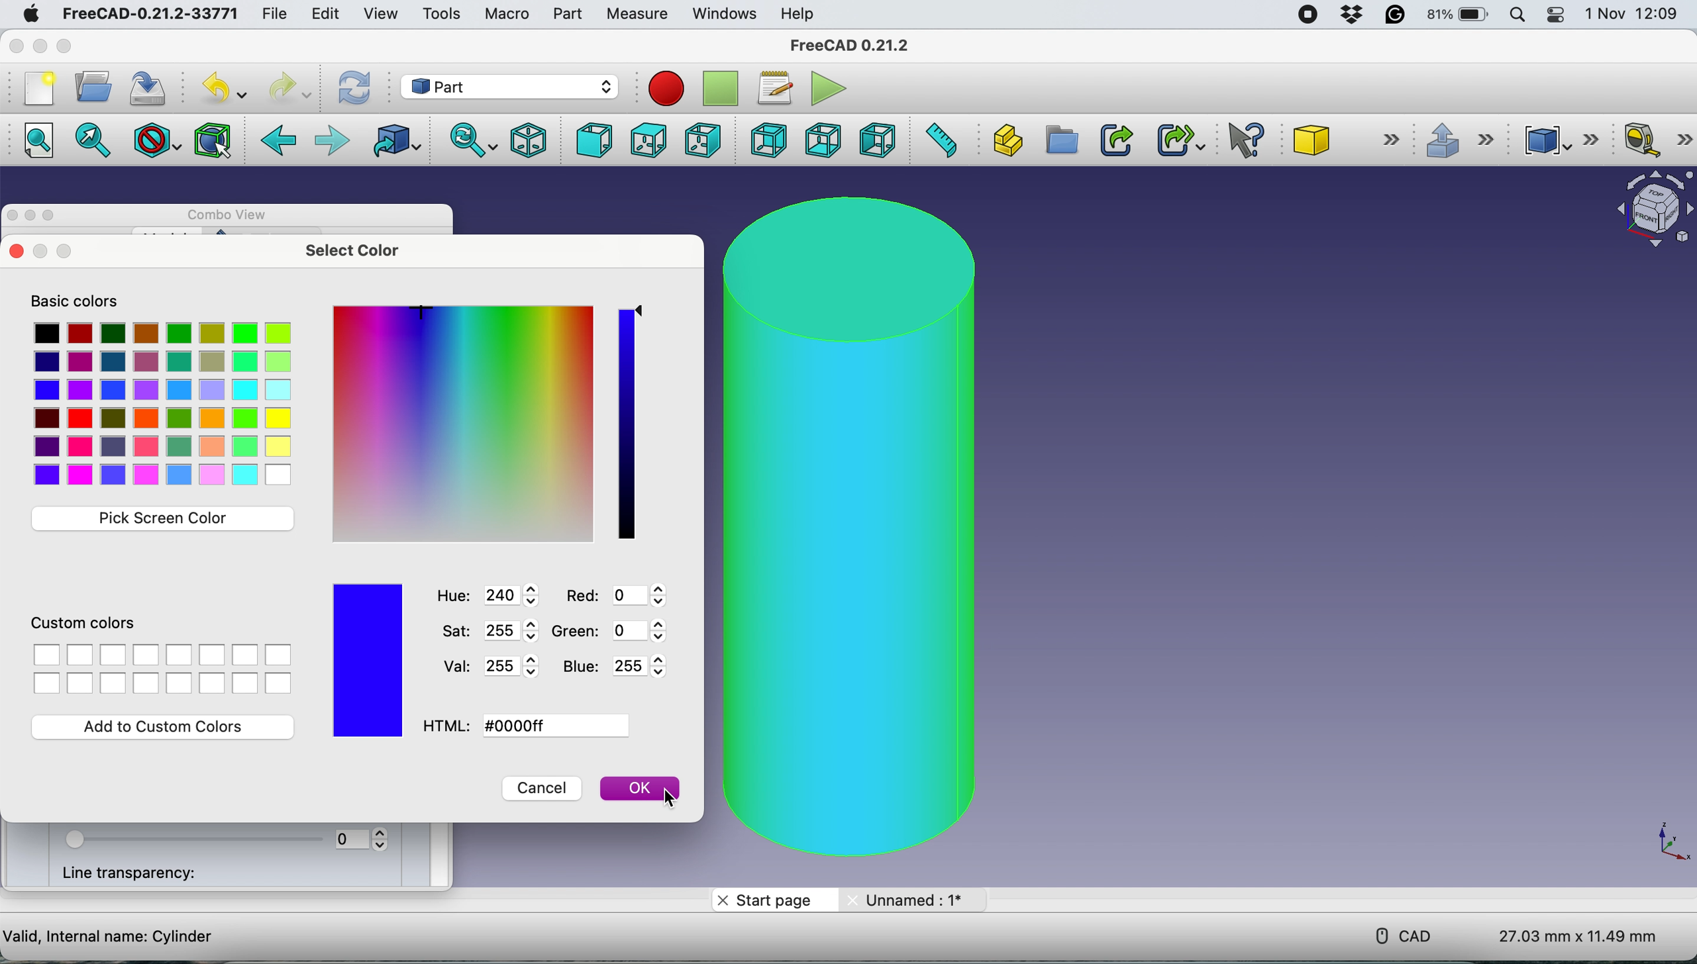 Image resolution: width=1697 pixels, height=964 pixels. Describe the element at coordinates (1308, 17) in the screenshot. I see `screen recorder` at that location.